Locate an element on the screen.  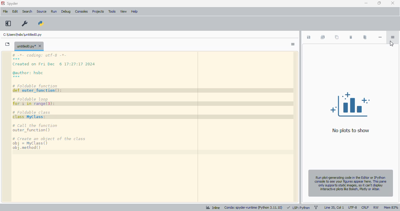
spyder is located at coordinates (13, 4).